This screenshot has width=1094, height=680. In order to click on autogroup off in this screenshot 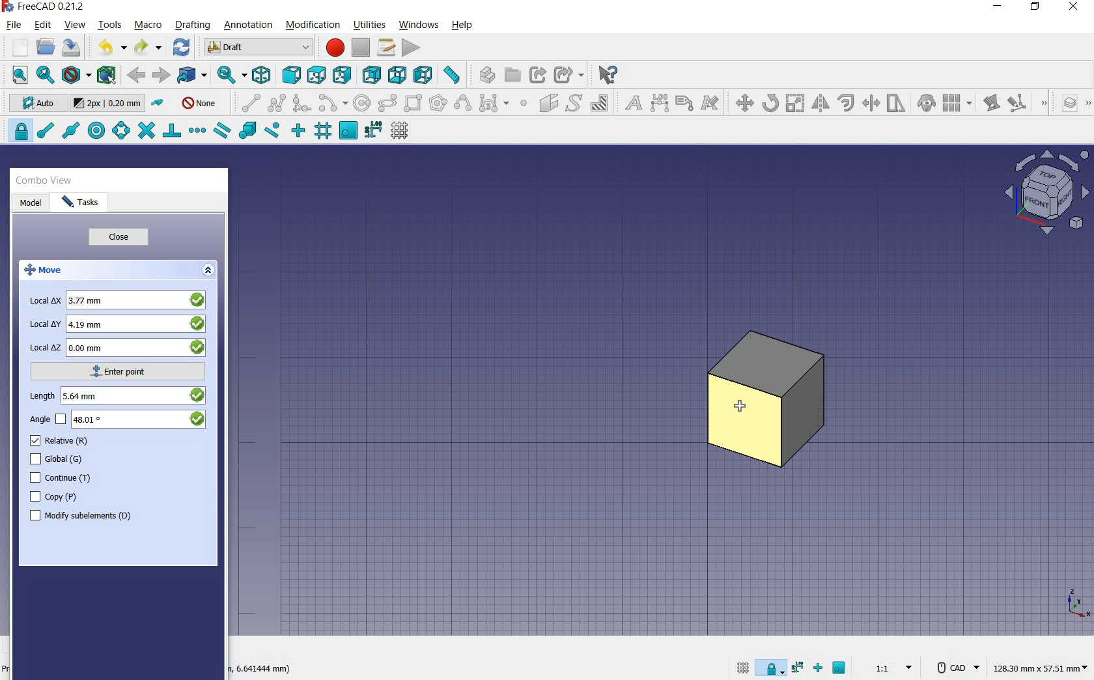, I will do `click(199, 104)`.